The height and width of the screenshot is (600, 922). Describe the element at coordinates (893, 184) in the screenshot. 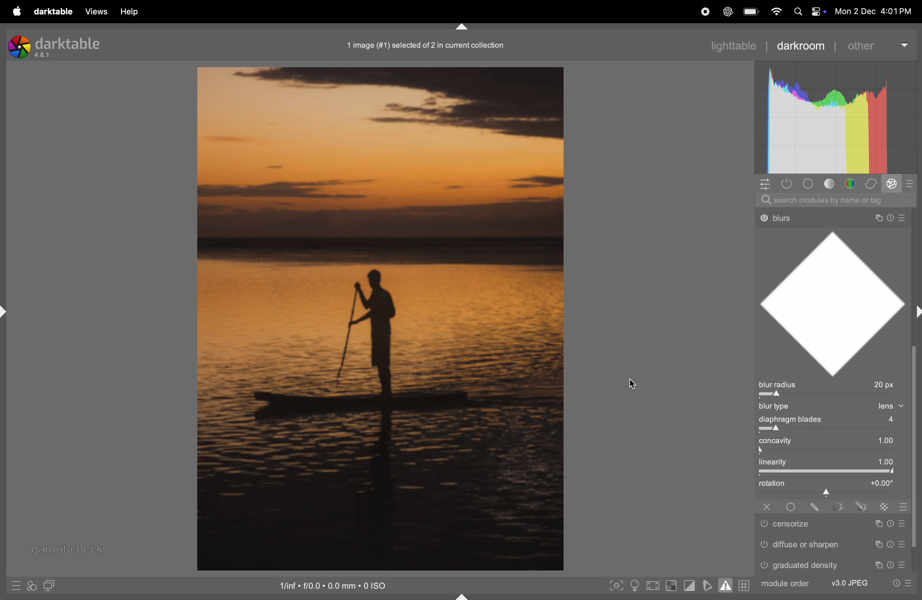

I see `effect` at that location.